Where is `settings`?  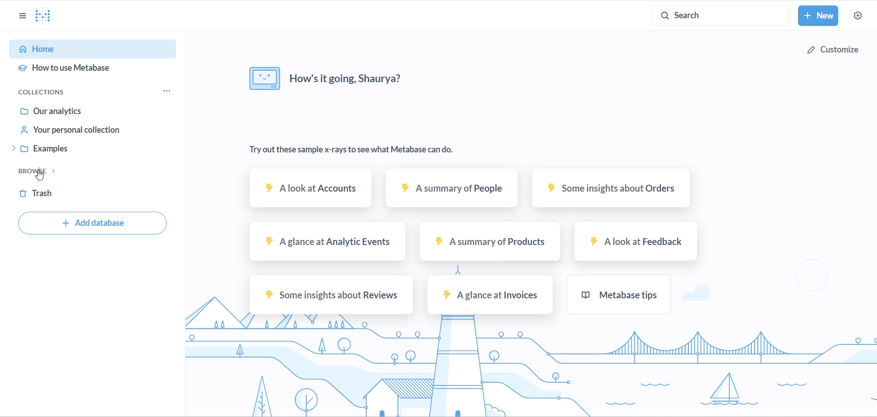
settings is located at coordinates (856, 16).